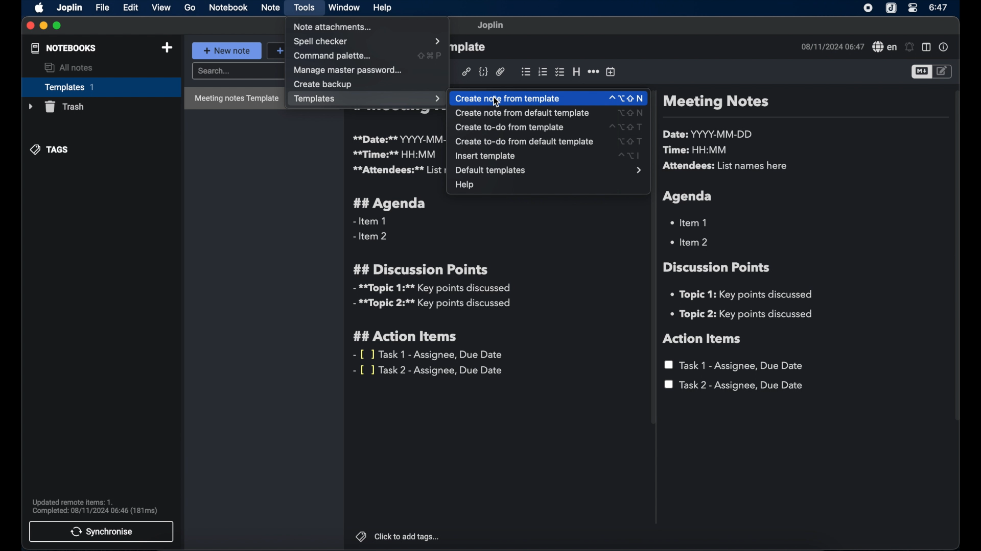 This screenshot has width=981, height=551. Describe the element at coordinates (551, 141) in the screenshot. I see `create to-do from default template` at that location.